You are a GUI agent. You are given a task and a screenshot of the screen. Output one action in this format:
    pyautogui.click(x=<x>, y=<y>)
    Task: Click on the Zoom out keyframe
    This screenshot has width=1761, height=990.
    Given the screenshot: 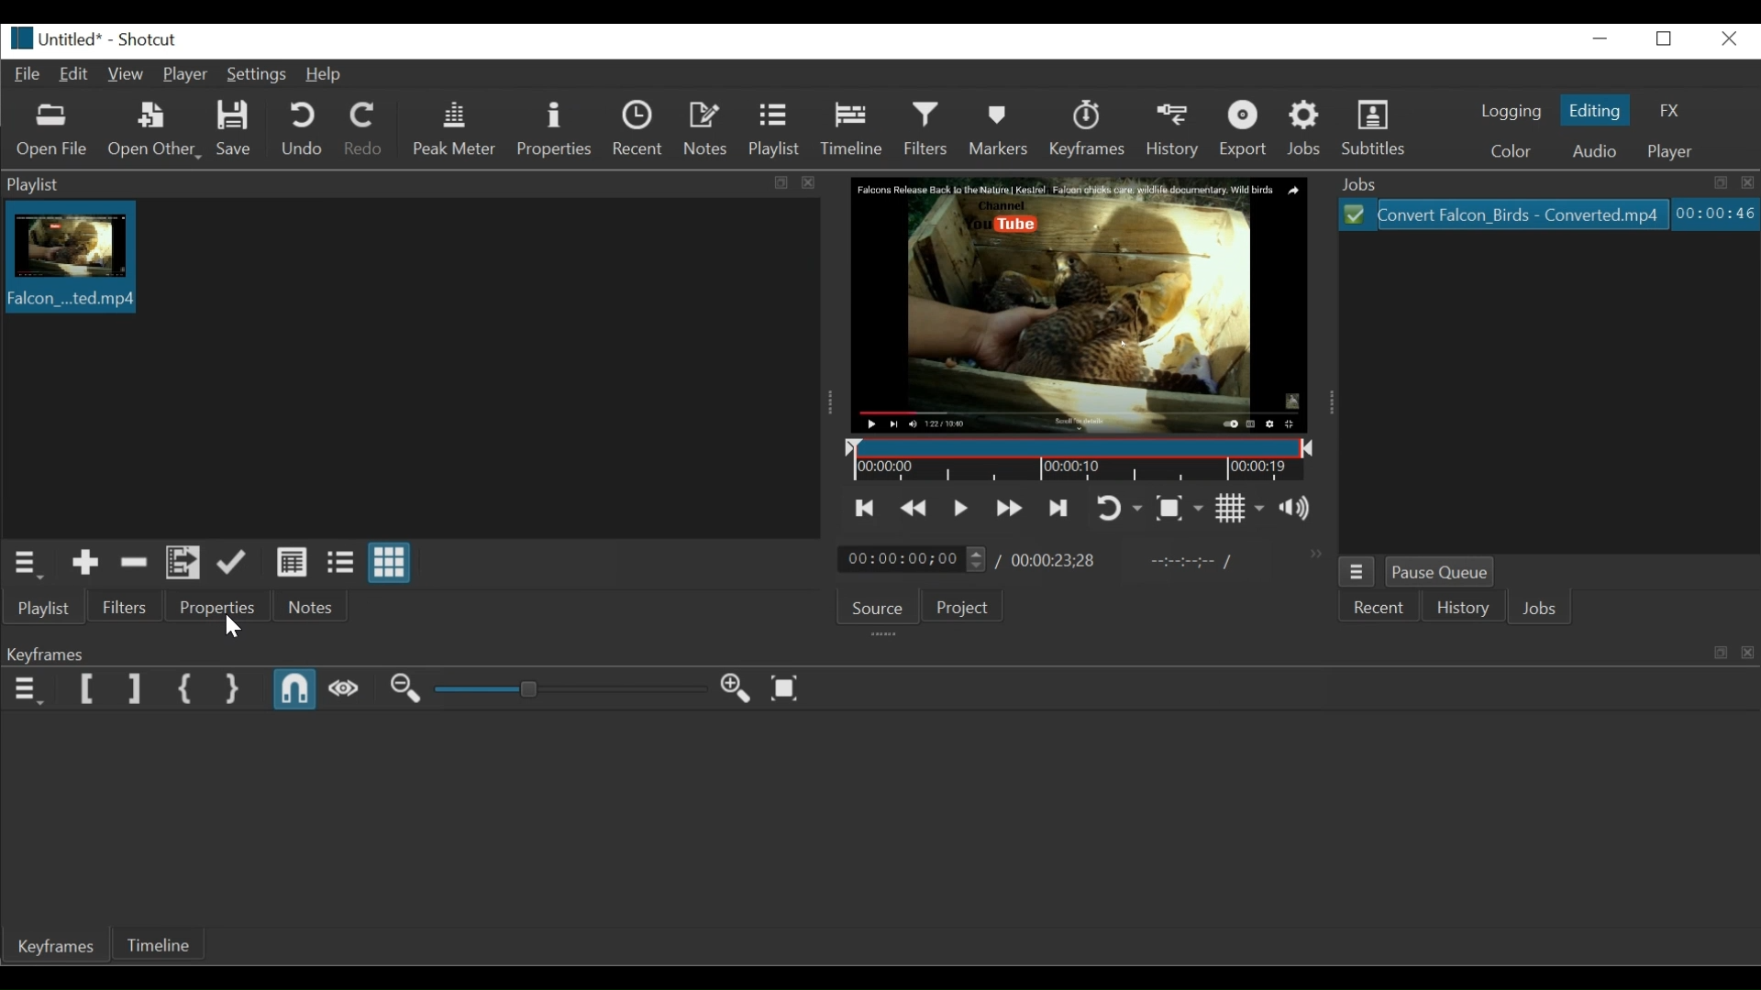 What is the action you would take?
    pyautogui.click(x=408, y=691)
    